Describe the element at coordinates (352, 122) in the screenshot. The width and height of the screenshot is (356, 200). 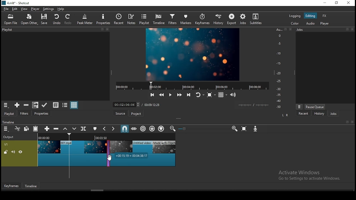
I see `close` at that location.